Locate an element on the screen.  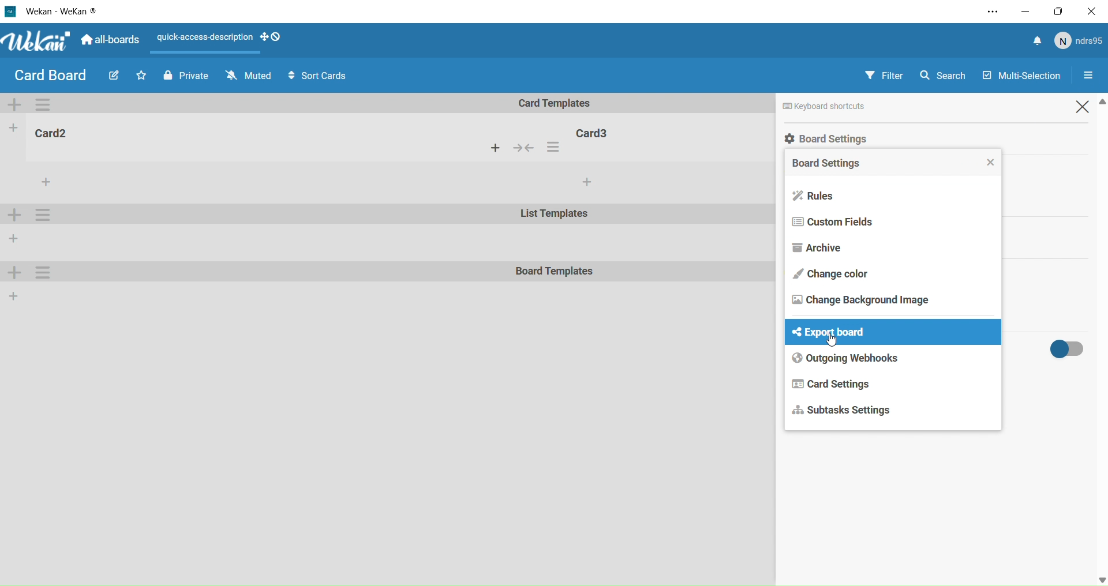
 is located at coordinates (13, 241).